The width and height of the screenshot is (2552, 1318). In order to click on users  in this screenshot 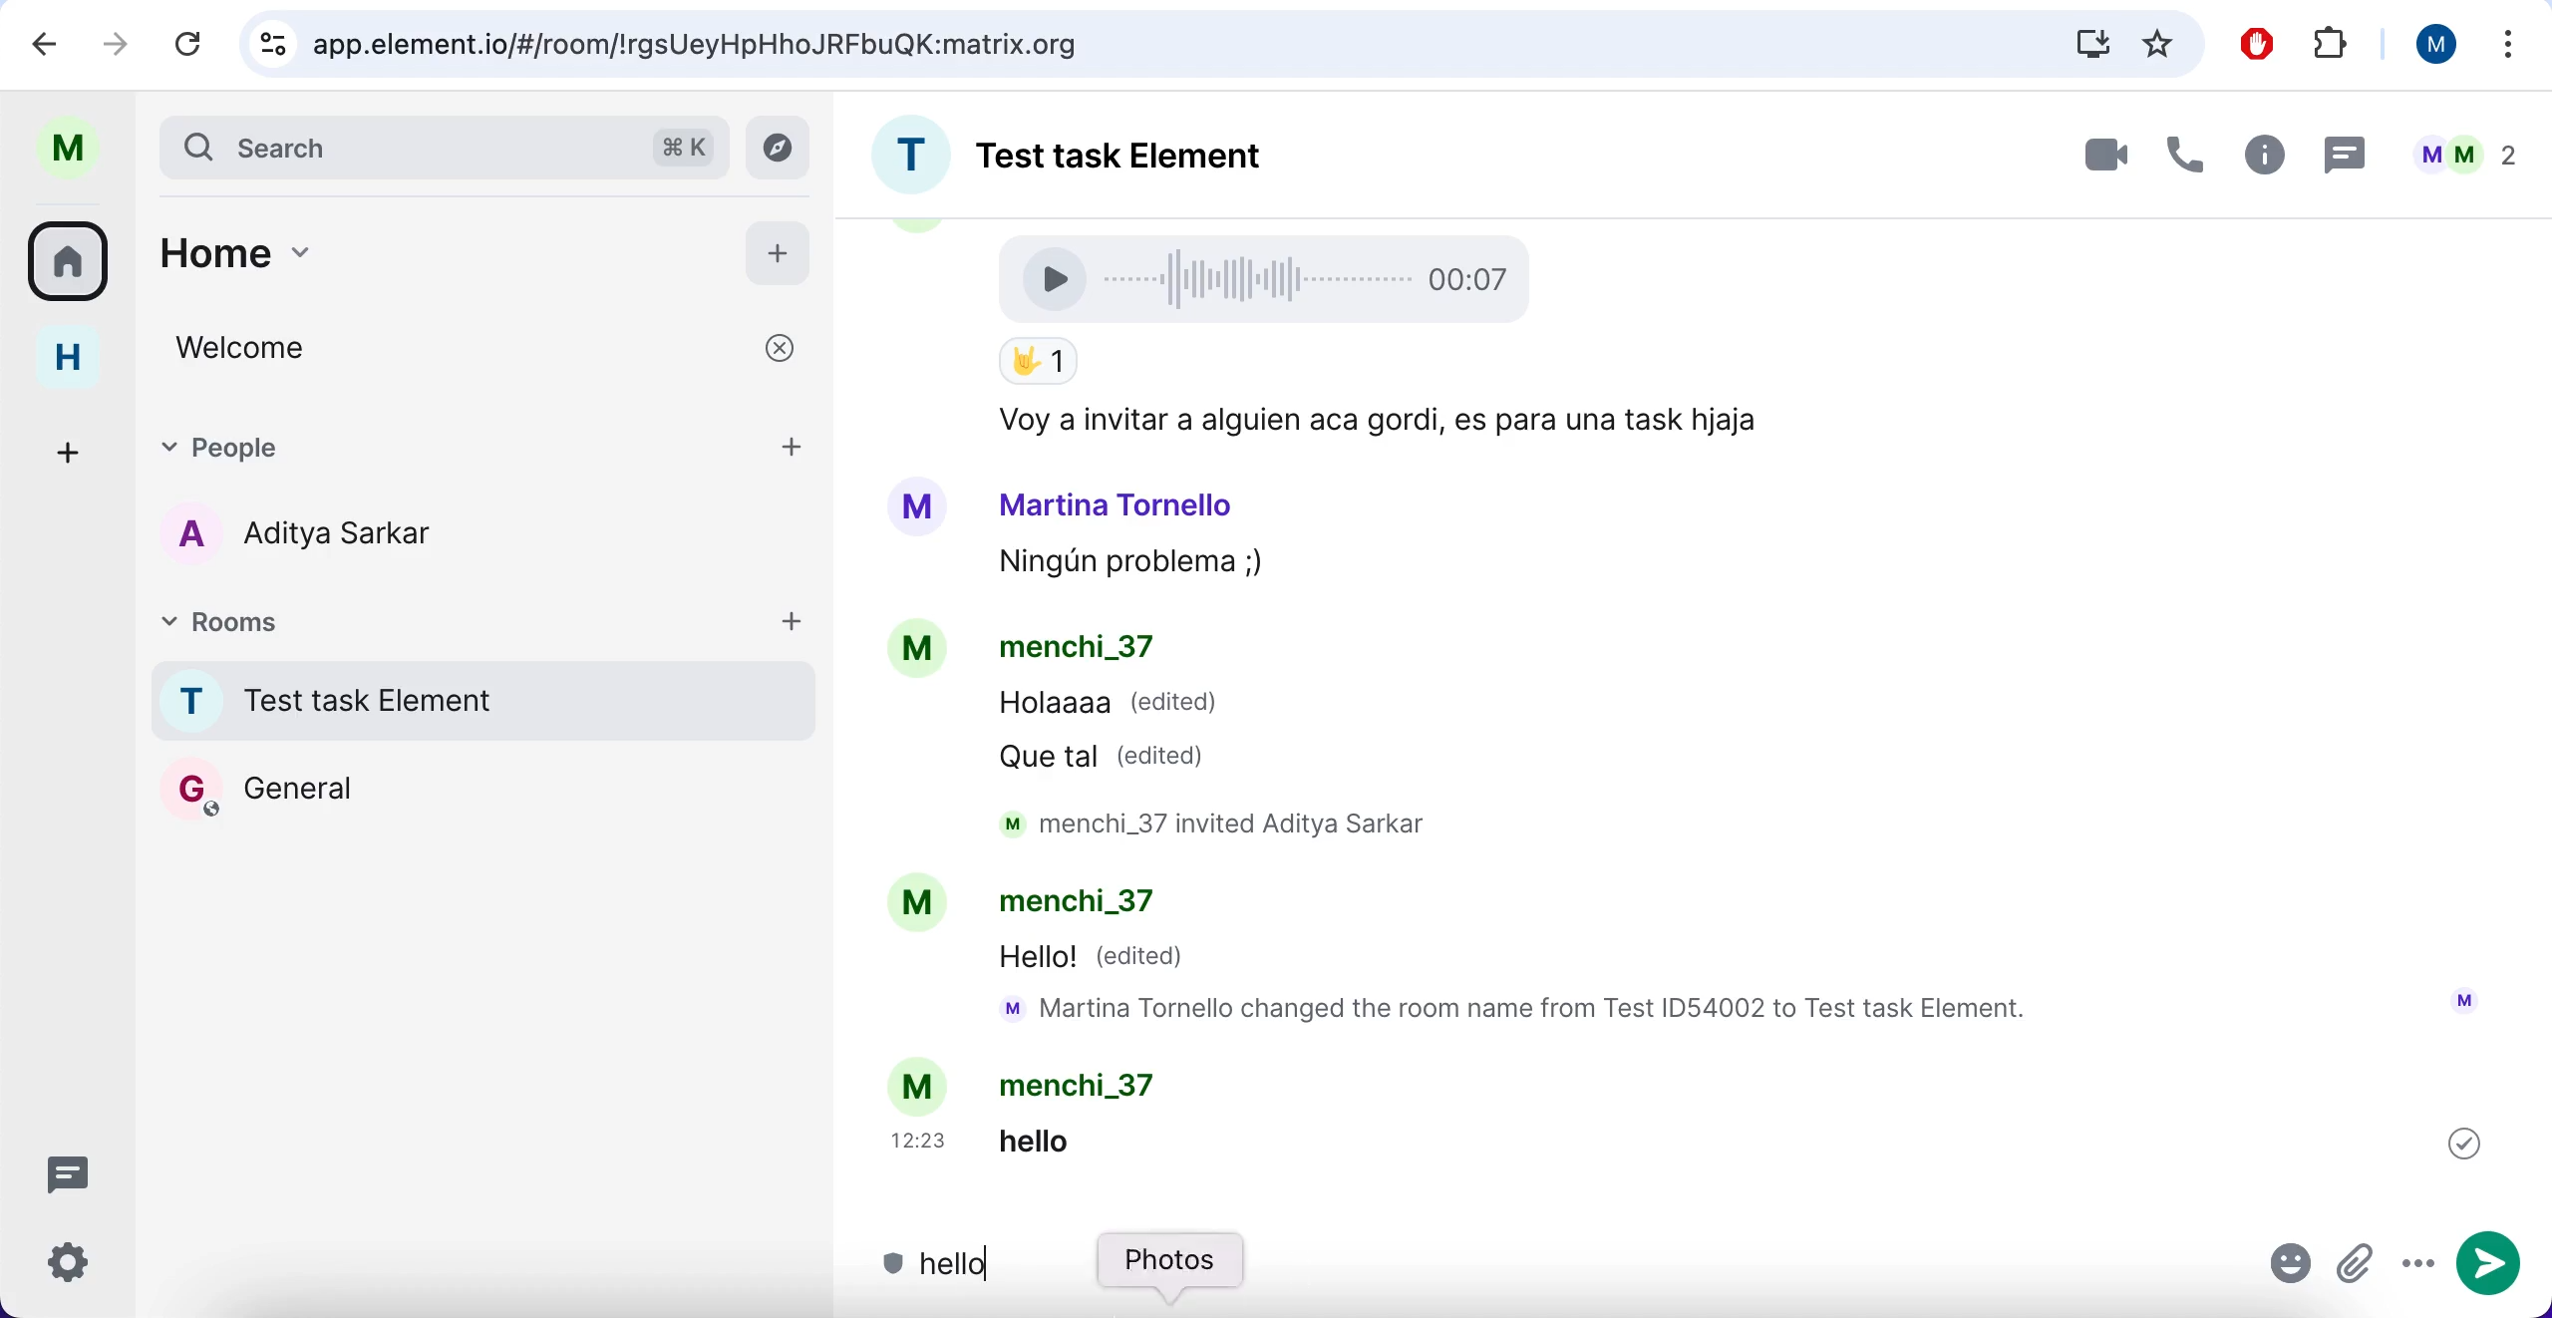, I will do `click(333, 537)`.